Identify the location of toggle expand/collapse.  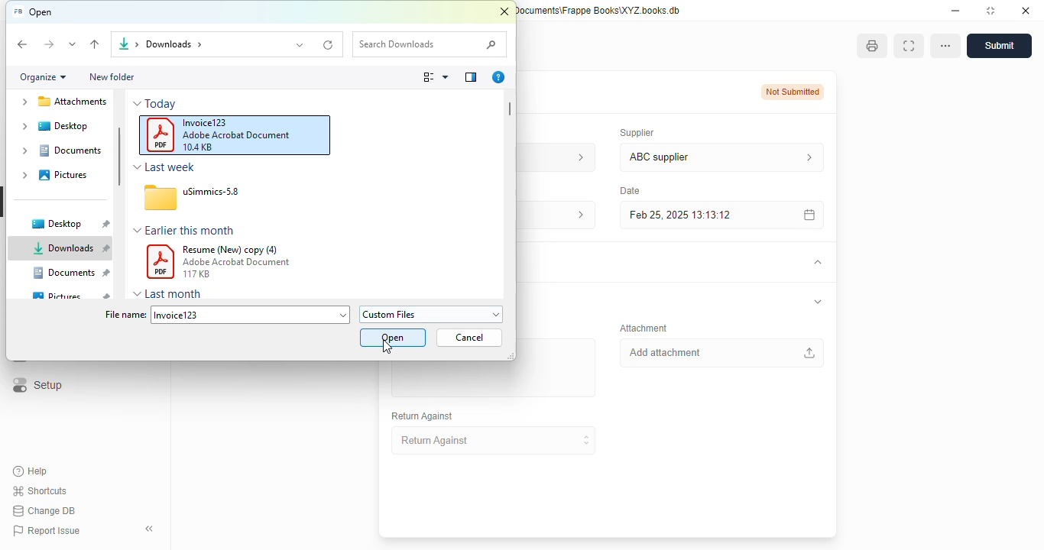
(818, 302).